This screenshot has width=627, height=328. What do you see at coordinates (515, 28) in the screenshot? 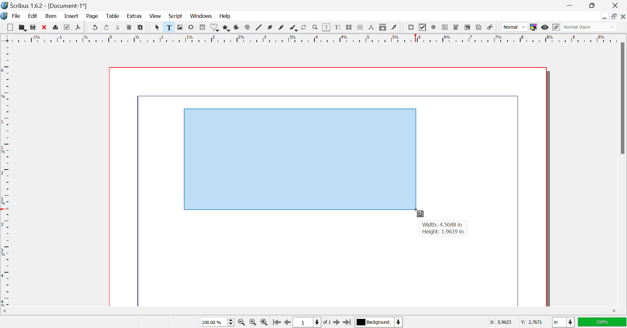
I see `Normal` at bounding box center [515, 28].